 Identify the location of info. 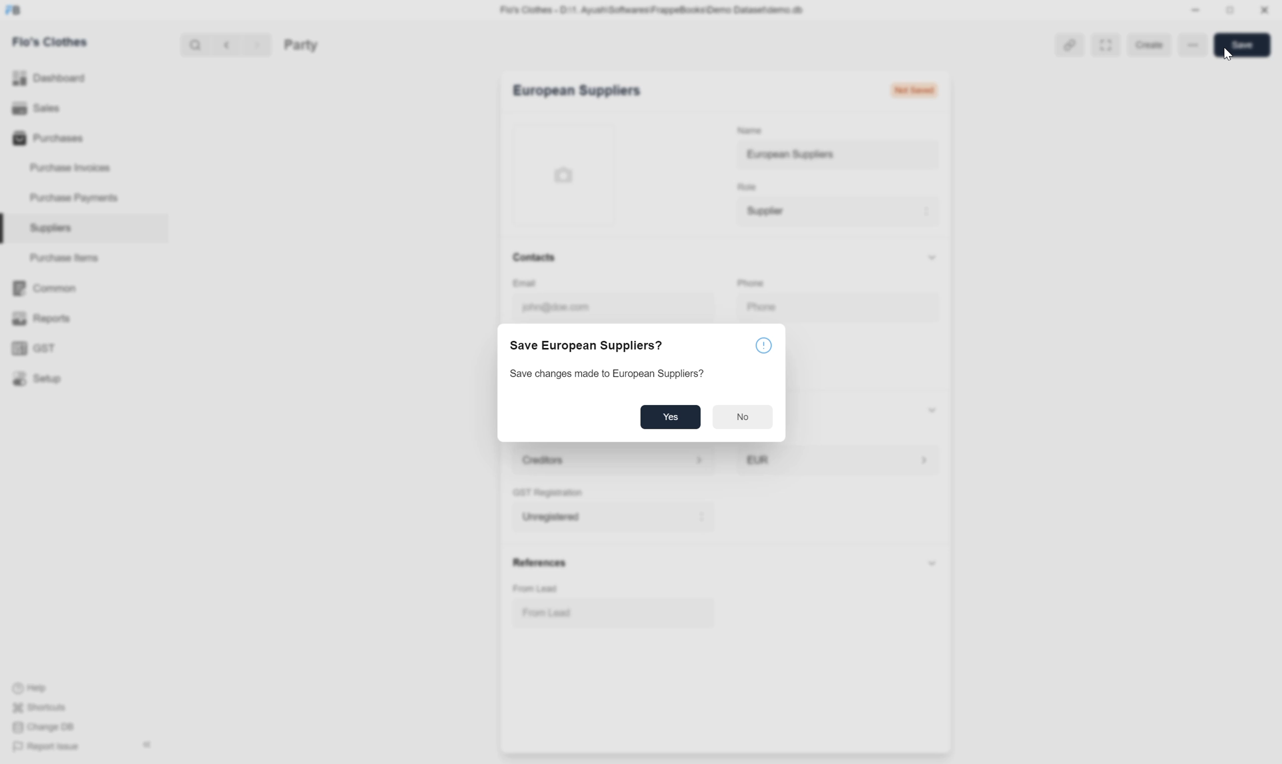
(765, 342).